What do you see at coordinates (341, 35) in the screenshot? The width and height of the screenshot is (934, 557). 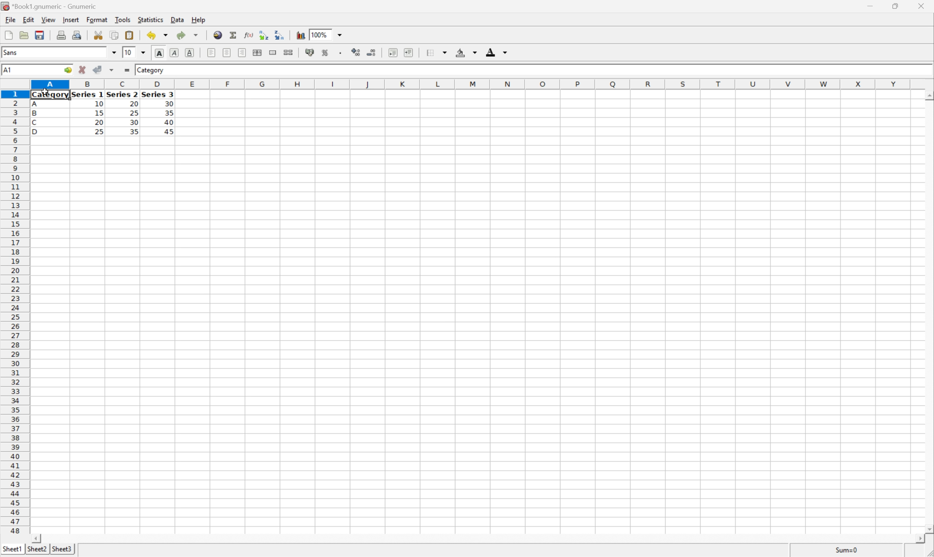 I see `Drop Down` at bounding box center [341, 35].